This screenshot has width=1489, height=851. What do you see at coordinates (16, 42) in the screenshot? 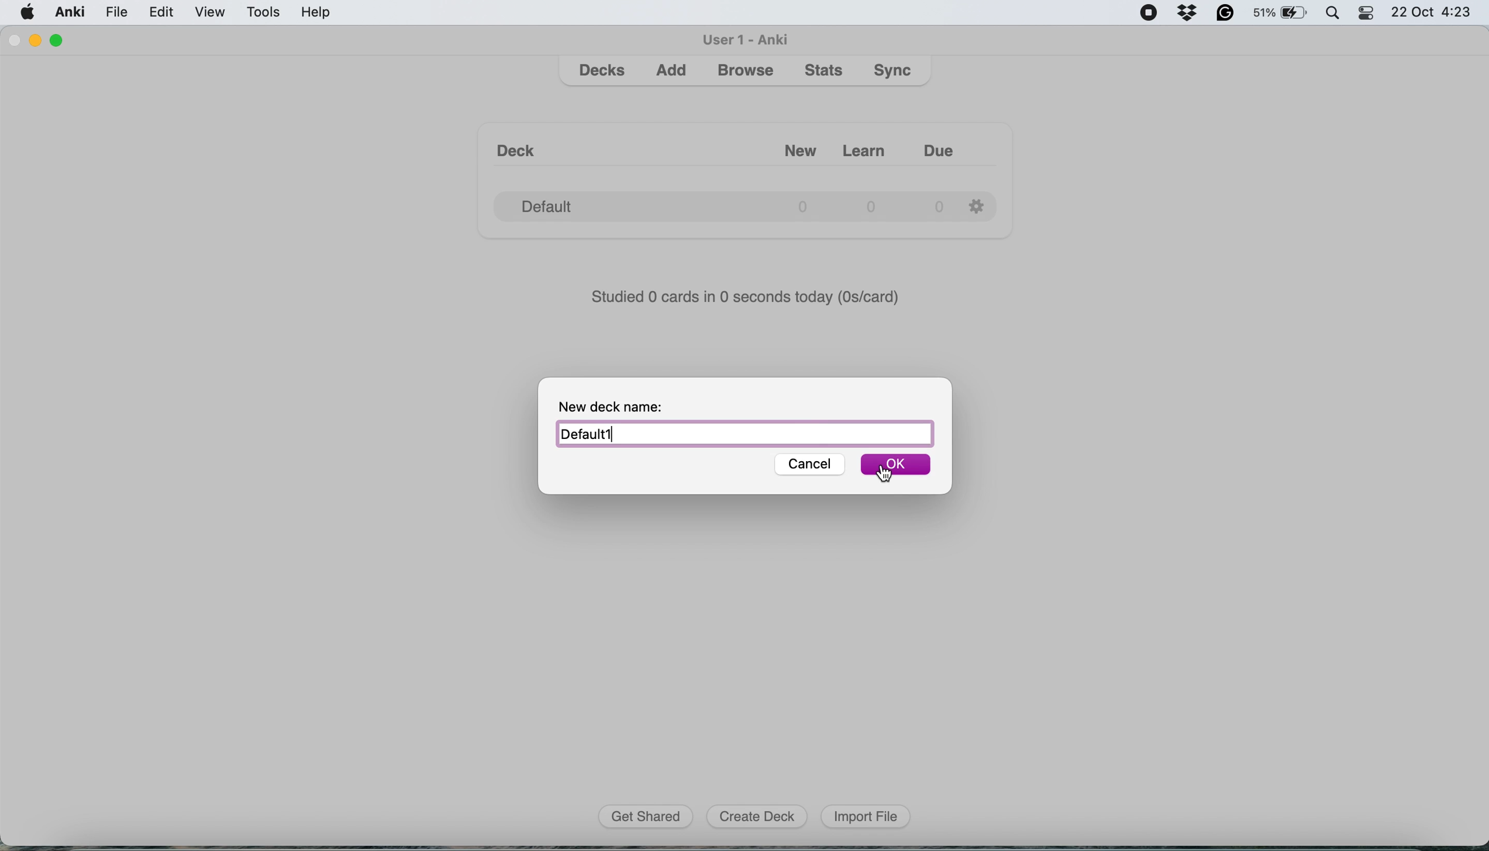
I see `close` at bounding box center [16, 42].